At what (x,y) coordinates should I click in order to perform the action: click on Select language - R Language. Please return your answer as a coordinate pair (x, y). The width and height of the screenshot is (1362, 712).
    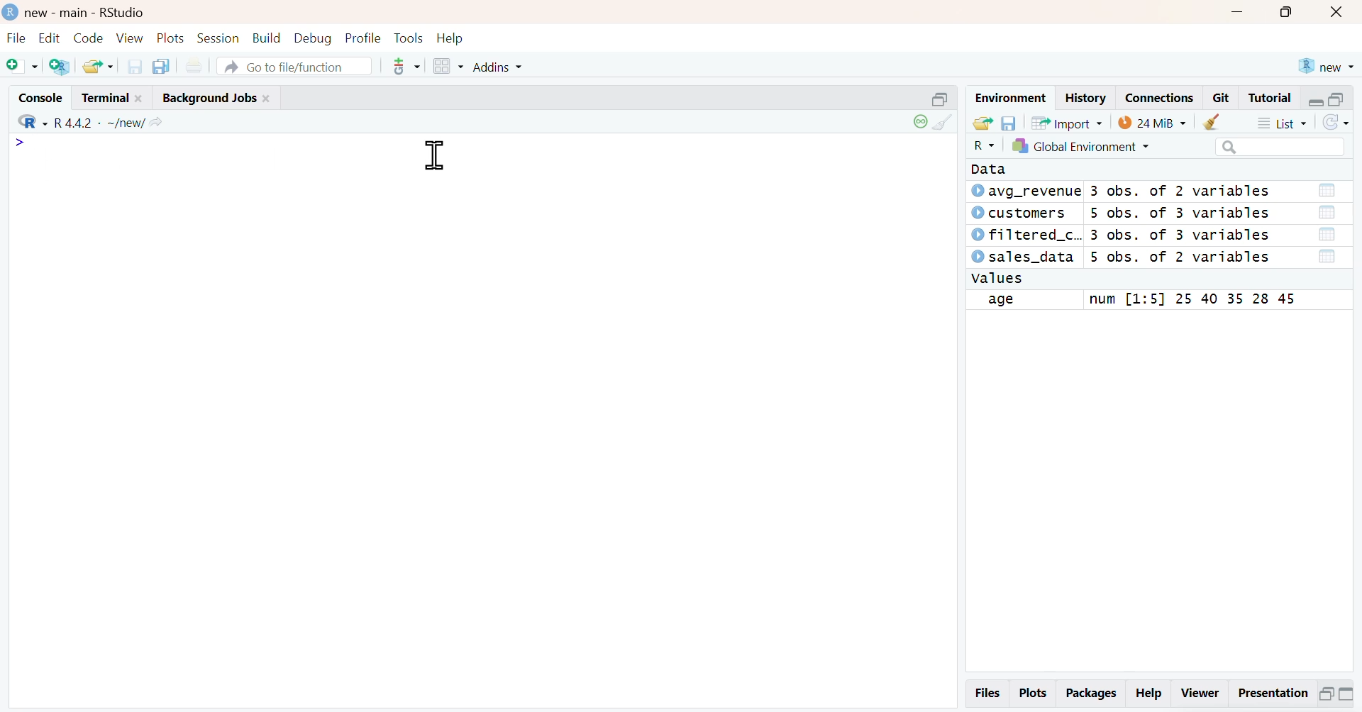
    Looking at the image, I should click on (30, 122).